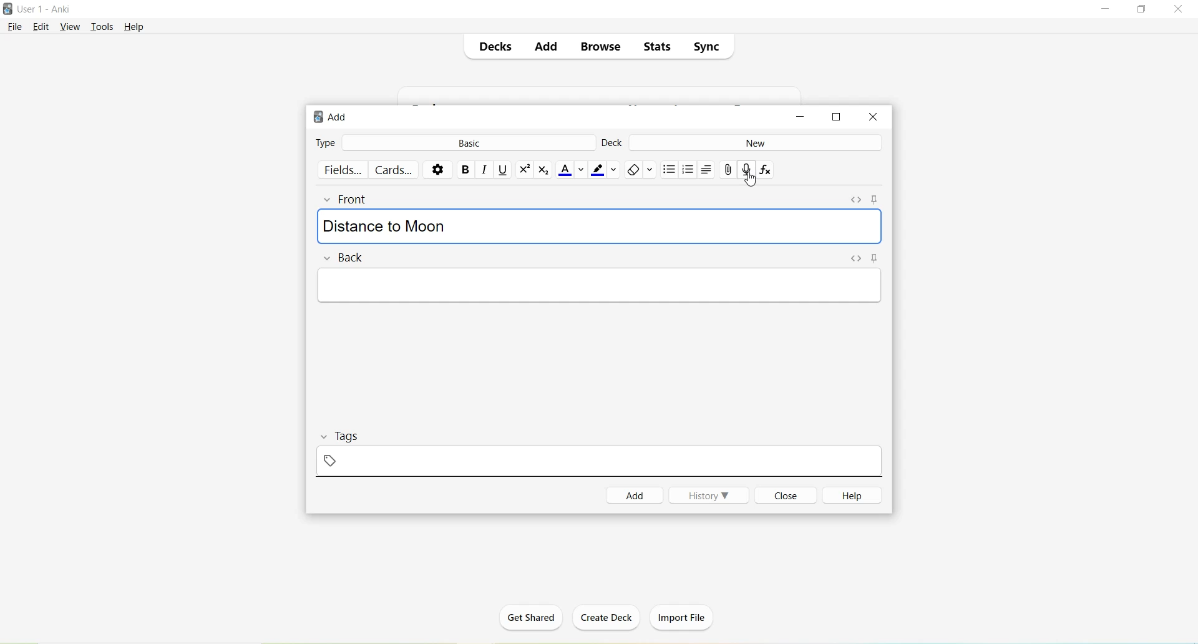 The image size is (1198, 644). Describe the element at coordinates (751, 180) in the screenshot. I see `cursor` at that location.